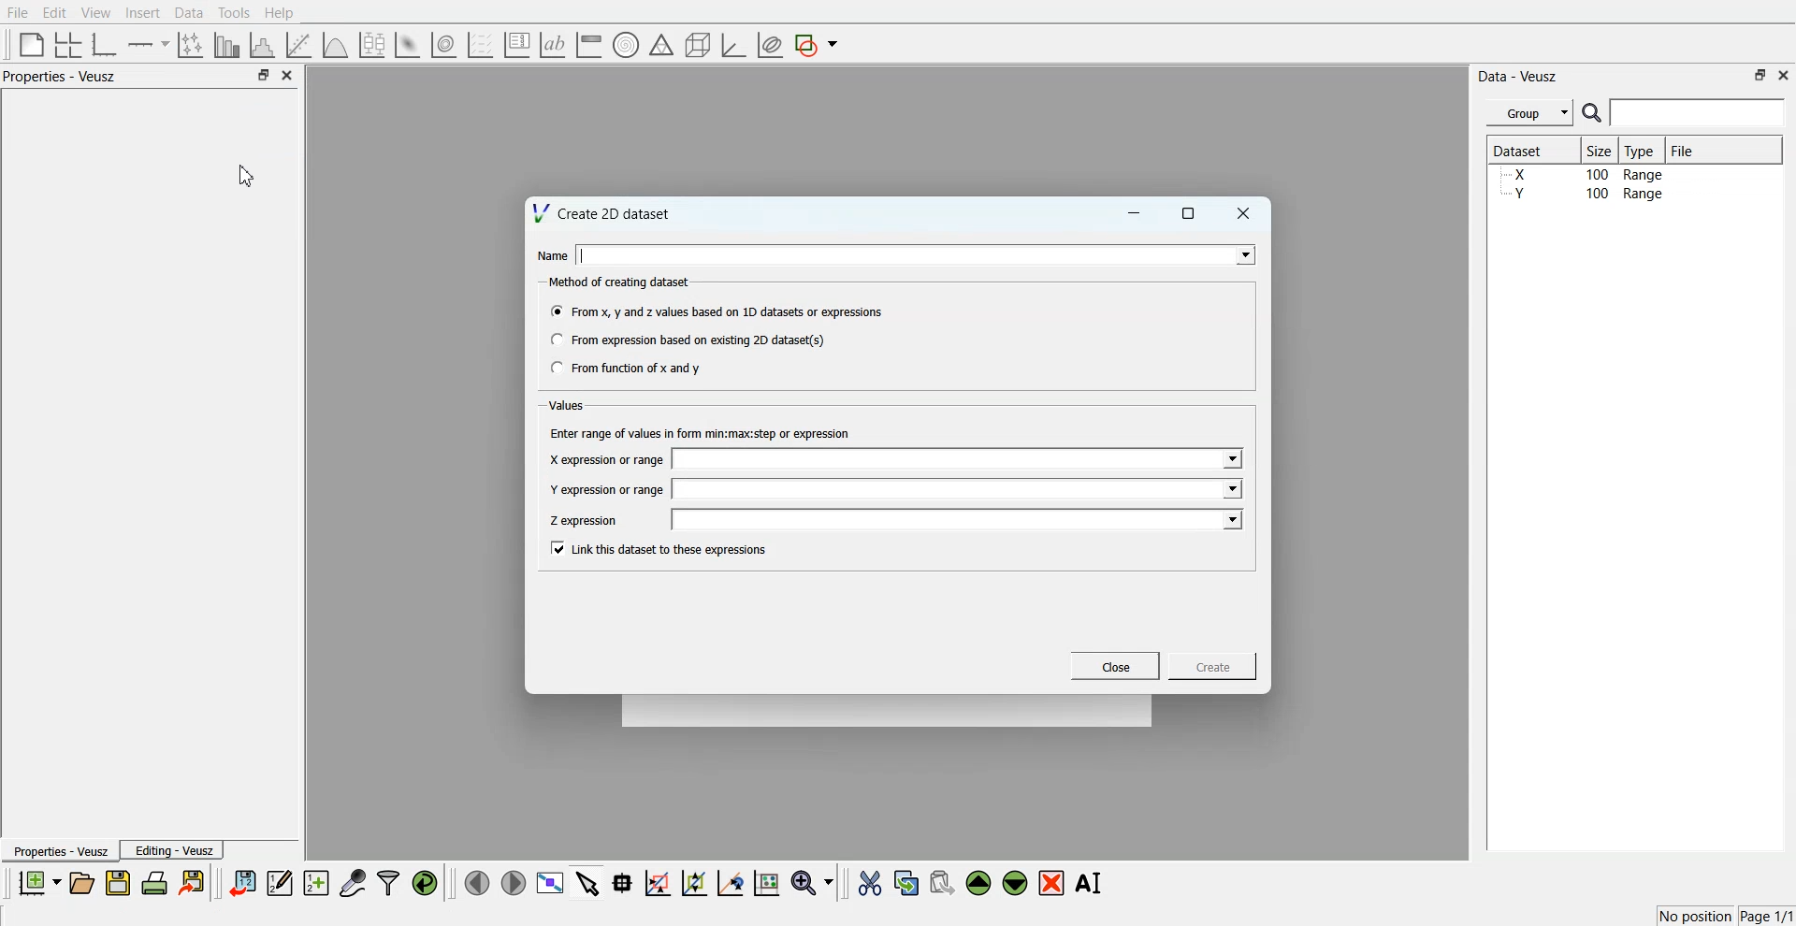 The height and width of the screenshot is (926, 1796). Describe the element at coordinates (553, 45) in the screenshot. I see `Text label` at that location.